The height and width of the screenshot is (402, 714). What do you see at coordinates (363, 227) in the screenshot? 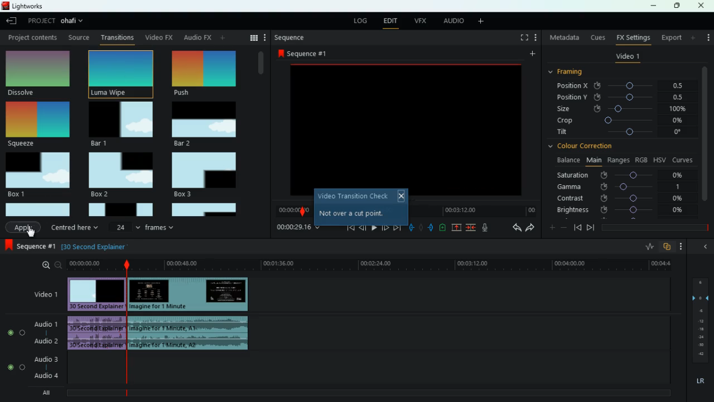
I see `back` at bounding box center [363, 227].